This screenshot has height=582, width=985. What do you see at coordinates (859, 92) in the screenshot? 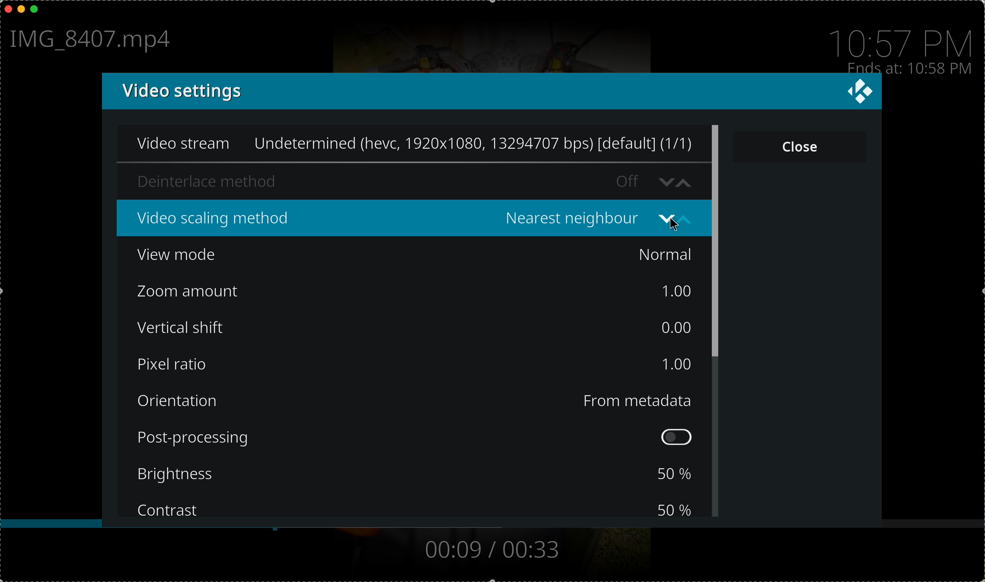
I see `Logo` at bounding box center [859, 92].